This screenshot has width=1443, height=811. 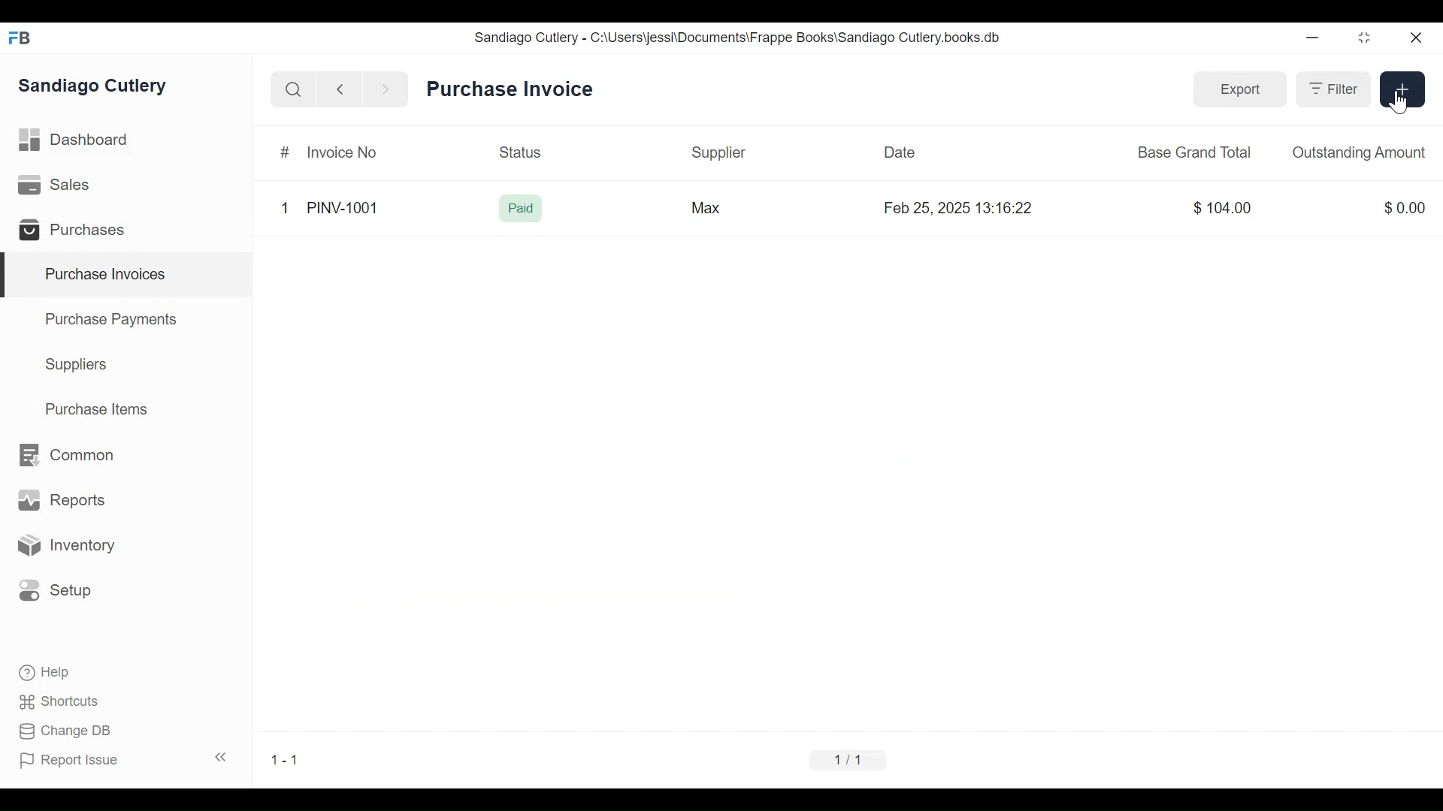 I want to click on Naviagate back, so click(x=340, y=89).